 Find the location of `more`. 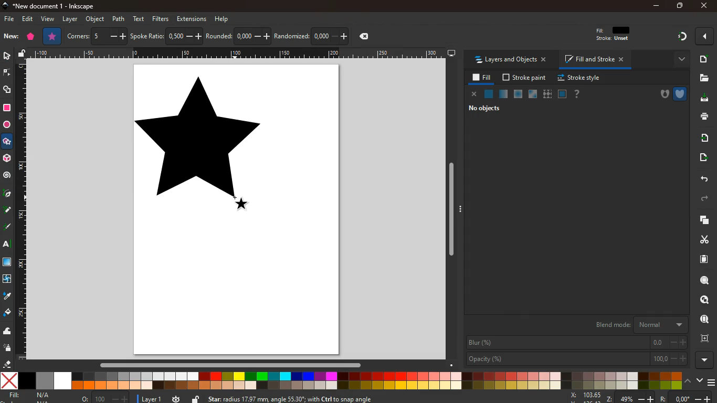

more is located at coordinates (677, 60).